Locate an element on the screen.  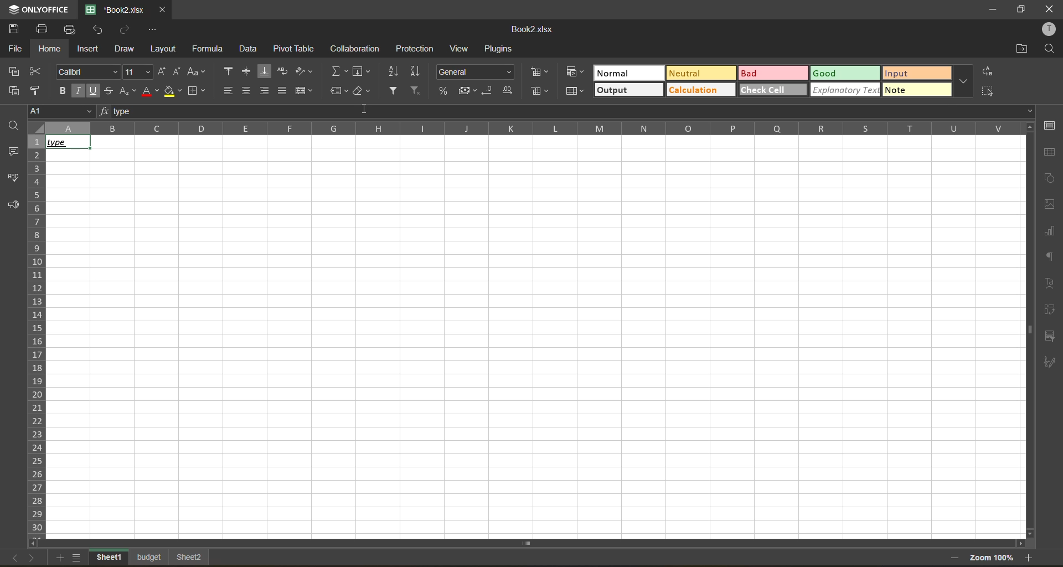
borders is located at coordinates (196, 92).